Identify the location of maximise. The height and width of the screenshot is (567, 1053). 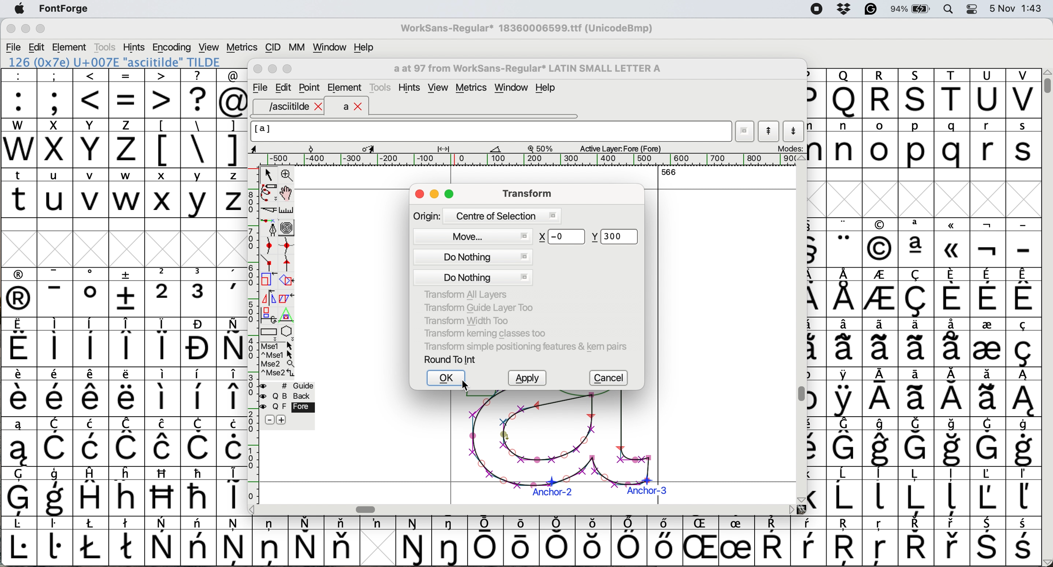
(41, 31).